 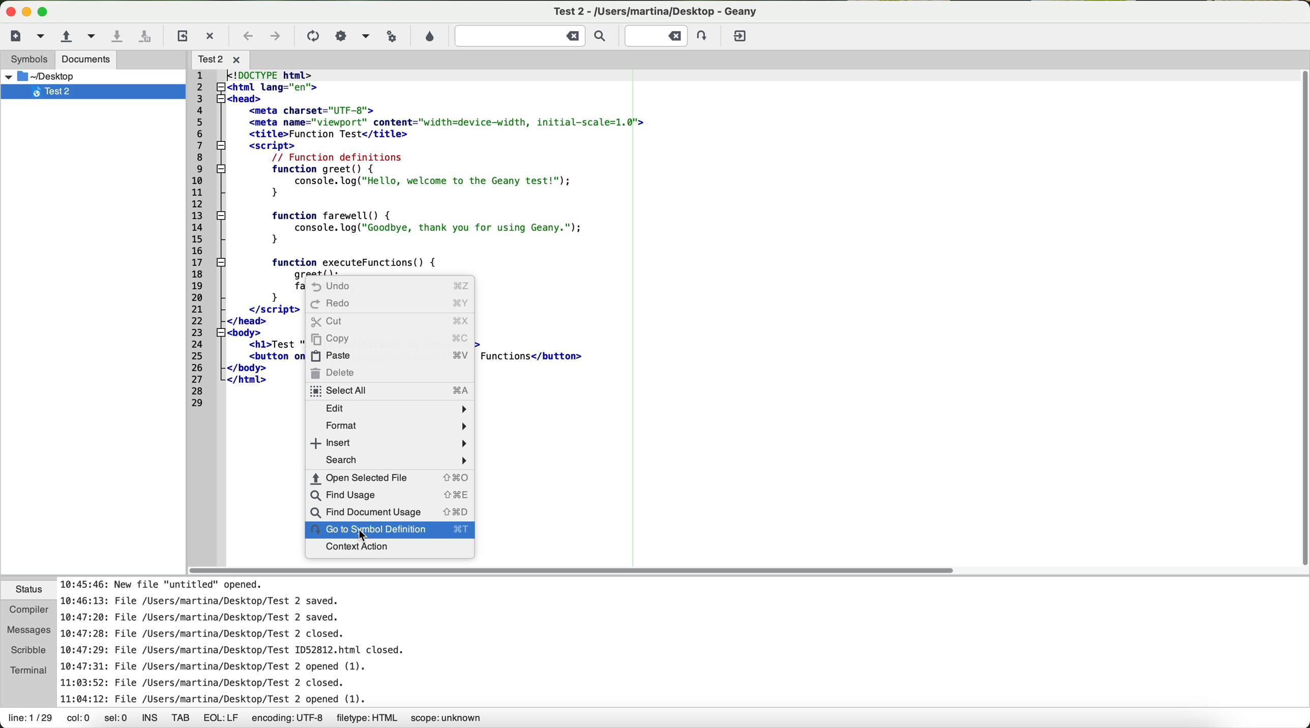 What do you see at coordinates (64, 38) in the screenshot?
I see `open an existing file` at bounding box center [64, 38].